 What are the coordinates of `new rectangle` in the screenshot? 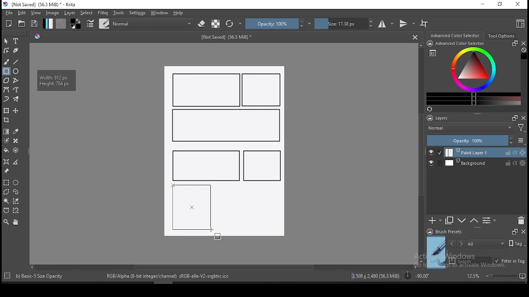 It's located at (207, 90).